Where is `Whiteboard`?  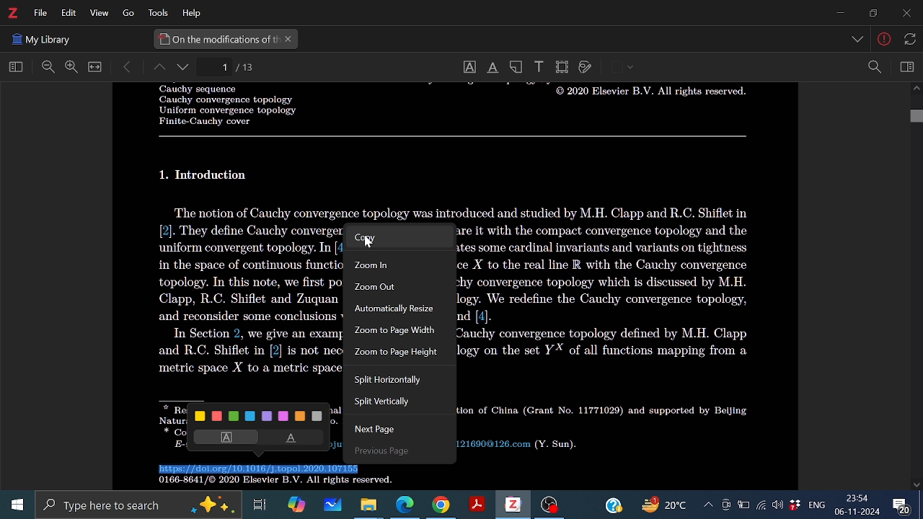
Whiteboard is located at coordinates (331, 505).